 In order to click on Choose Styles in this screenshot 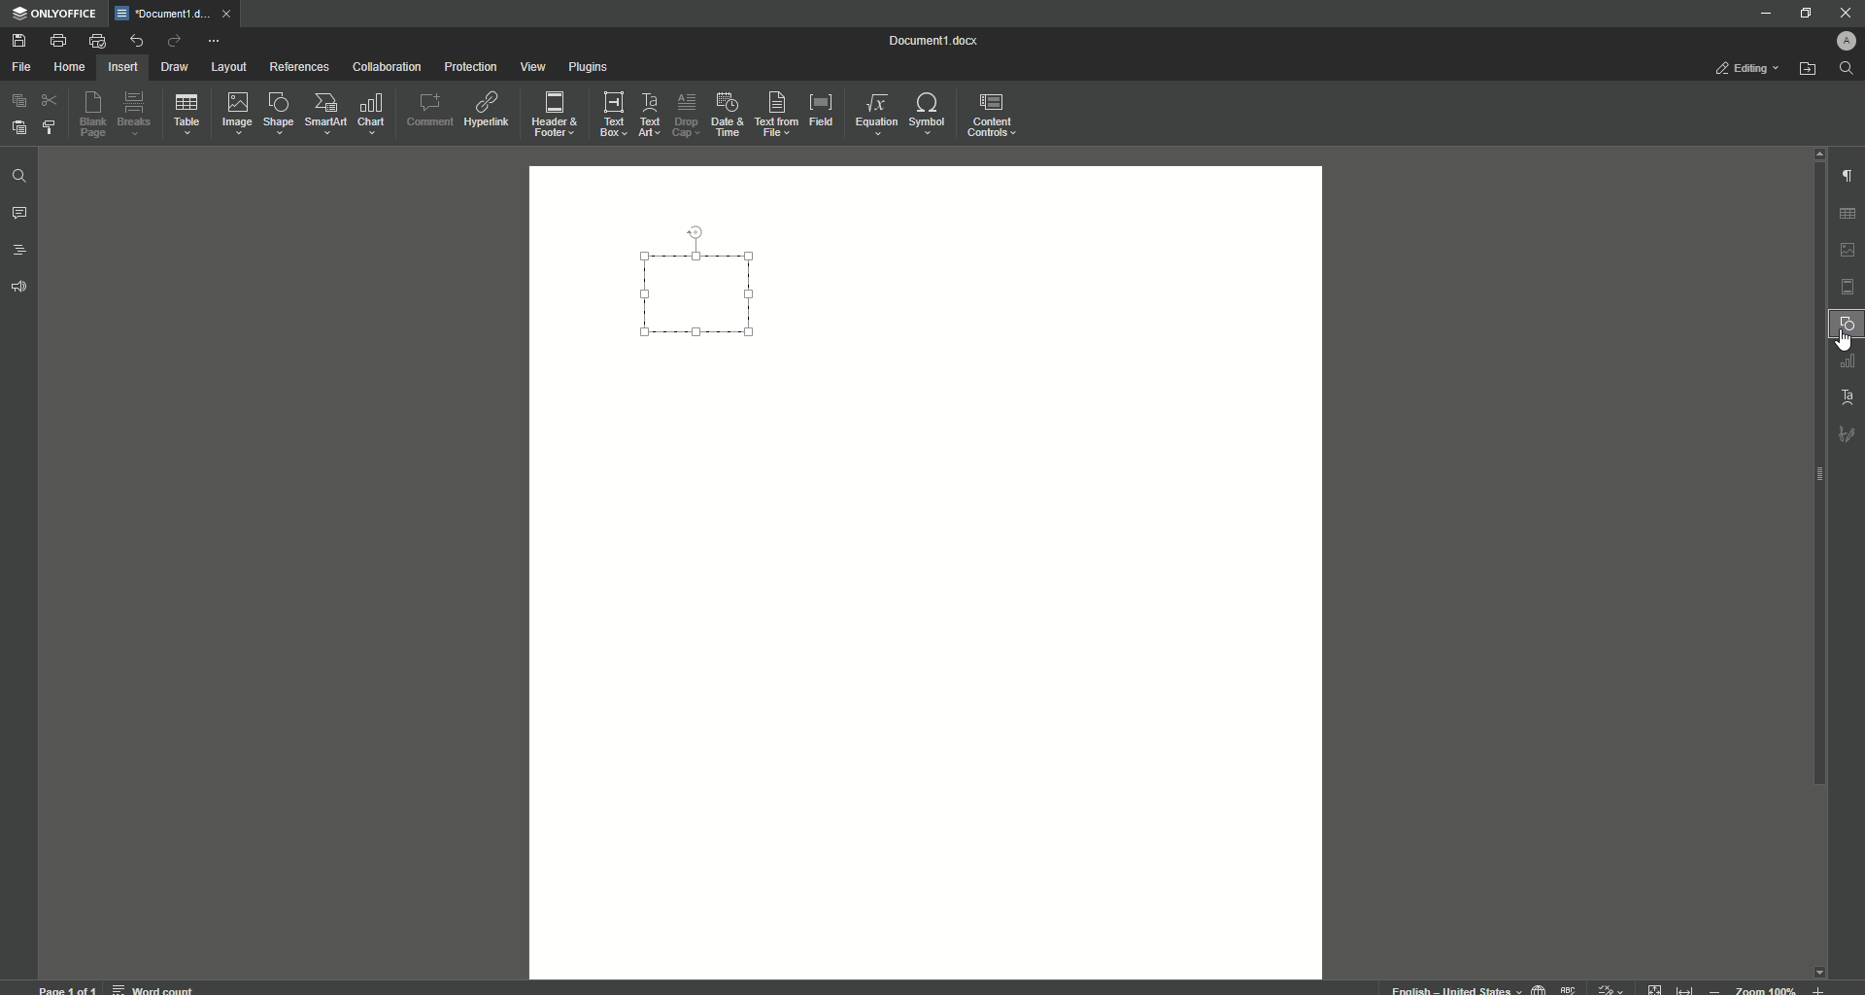, I will do `click(51, 126)`.